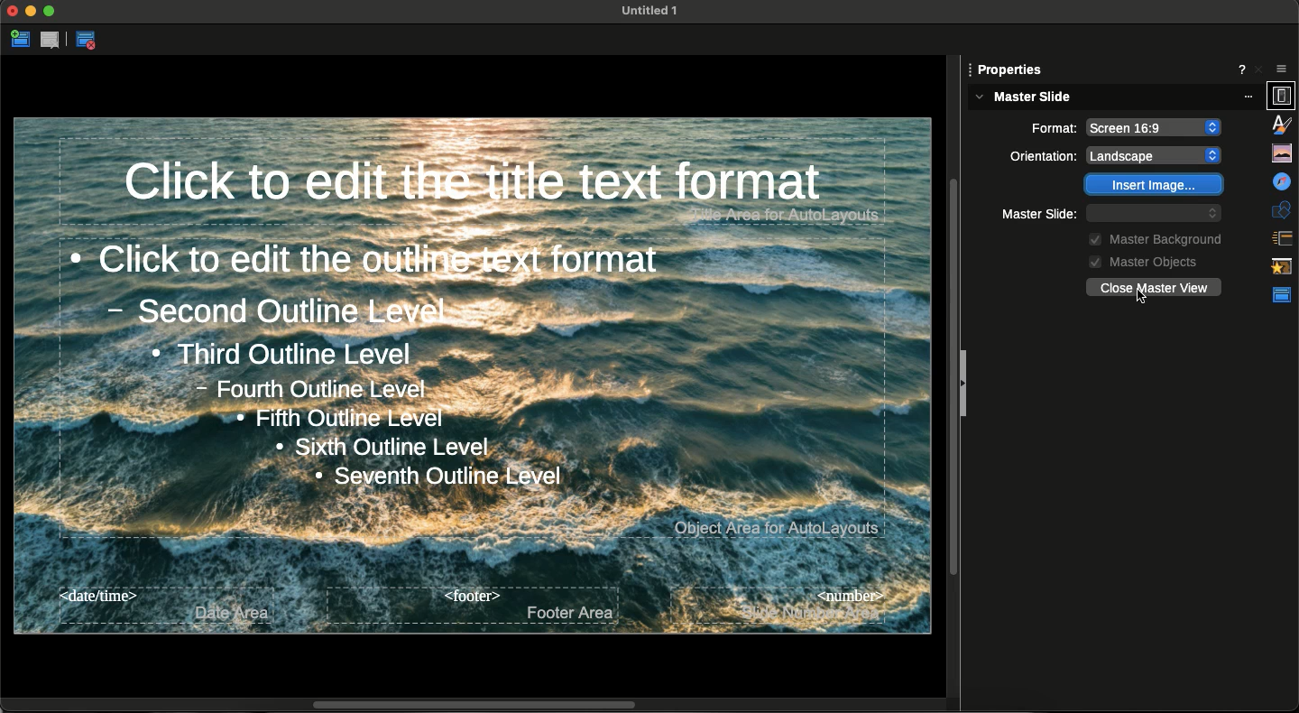 Image resolution: width=1299 pixels, height=713 pixels. What do you see at coordinates (1044, 156) in the screenshot?
I see `Background` at bounding box center [1044, 156].